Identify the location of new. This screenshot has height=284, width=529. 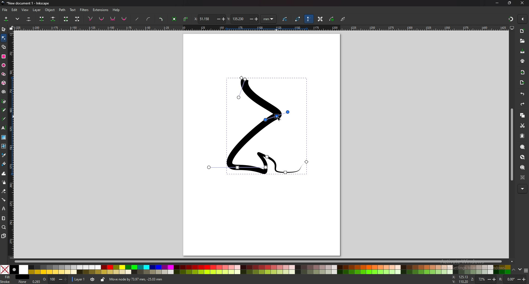
(522, 31).